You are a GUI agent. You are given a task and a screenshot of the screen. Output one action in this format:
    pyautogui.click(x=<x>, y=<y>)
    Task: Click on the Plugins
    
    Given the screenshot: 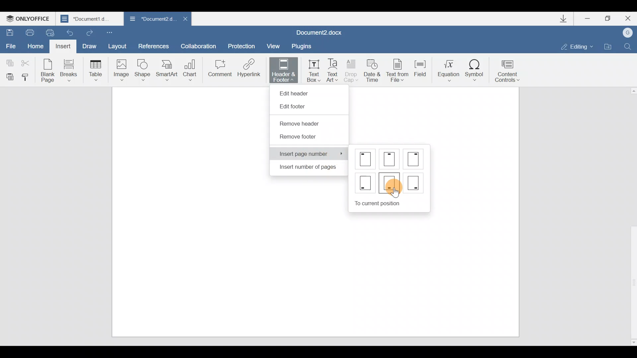 What is the action you would take?
    pyautogui.click(x=307, y=45)
    